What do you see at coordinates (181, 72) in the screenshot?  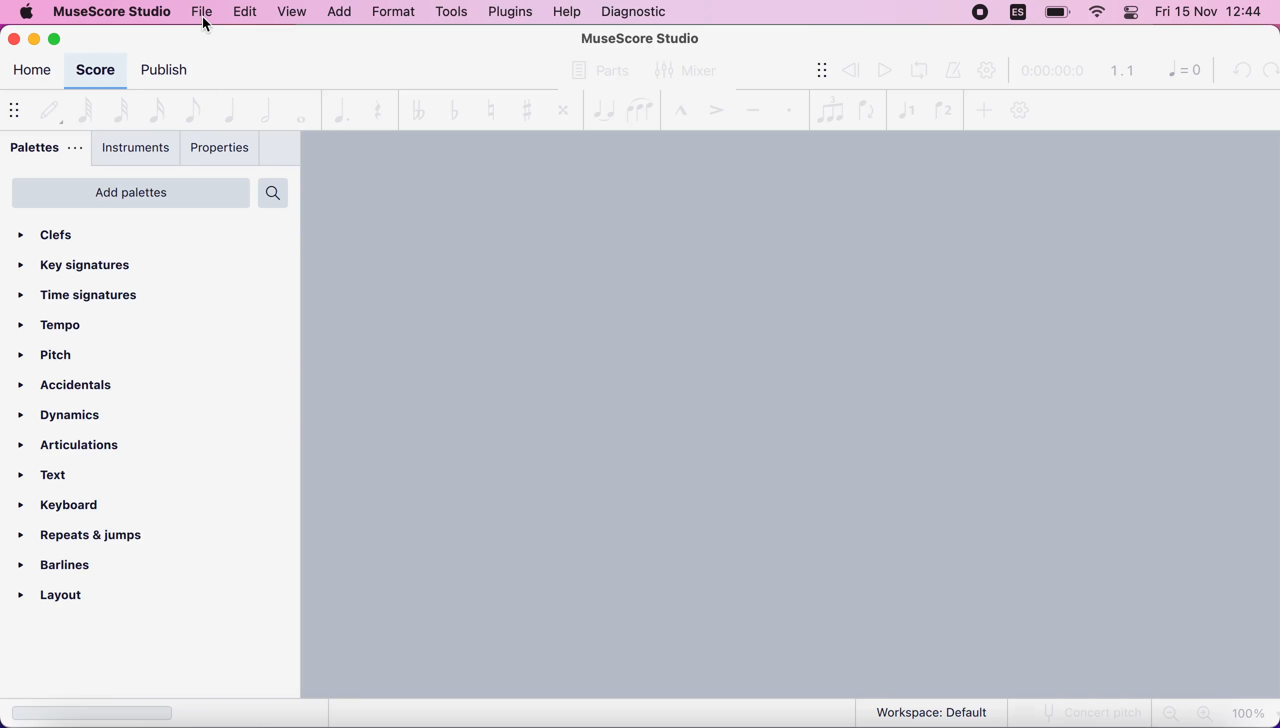 I see `publish` at bounding box center [181, 72].